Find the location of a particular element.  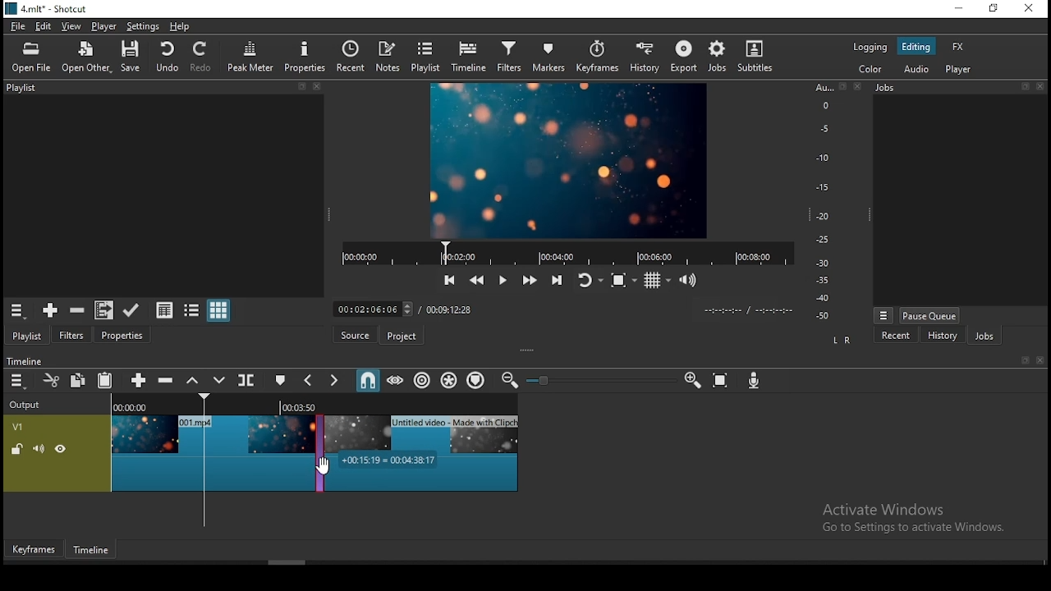

video track is located at coordinates (57, 452).